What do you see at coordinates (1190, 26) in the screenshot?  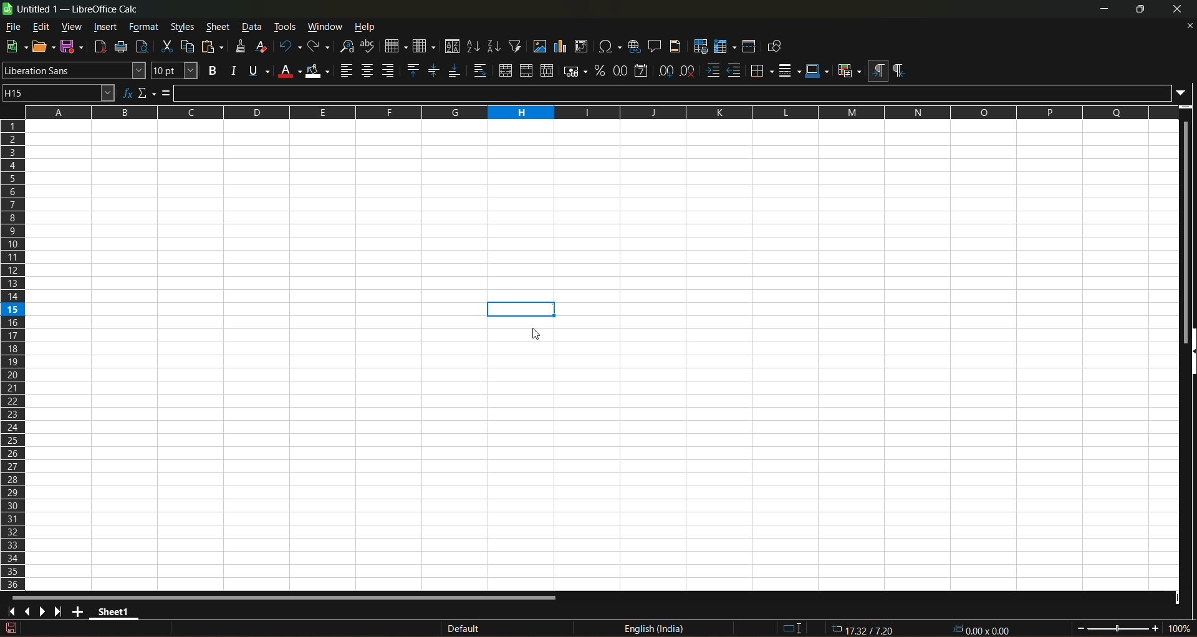 I see `close document` at bounding box center [1190, 26].